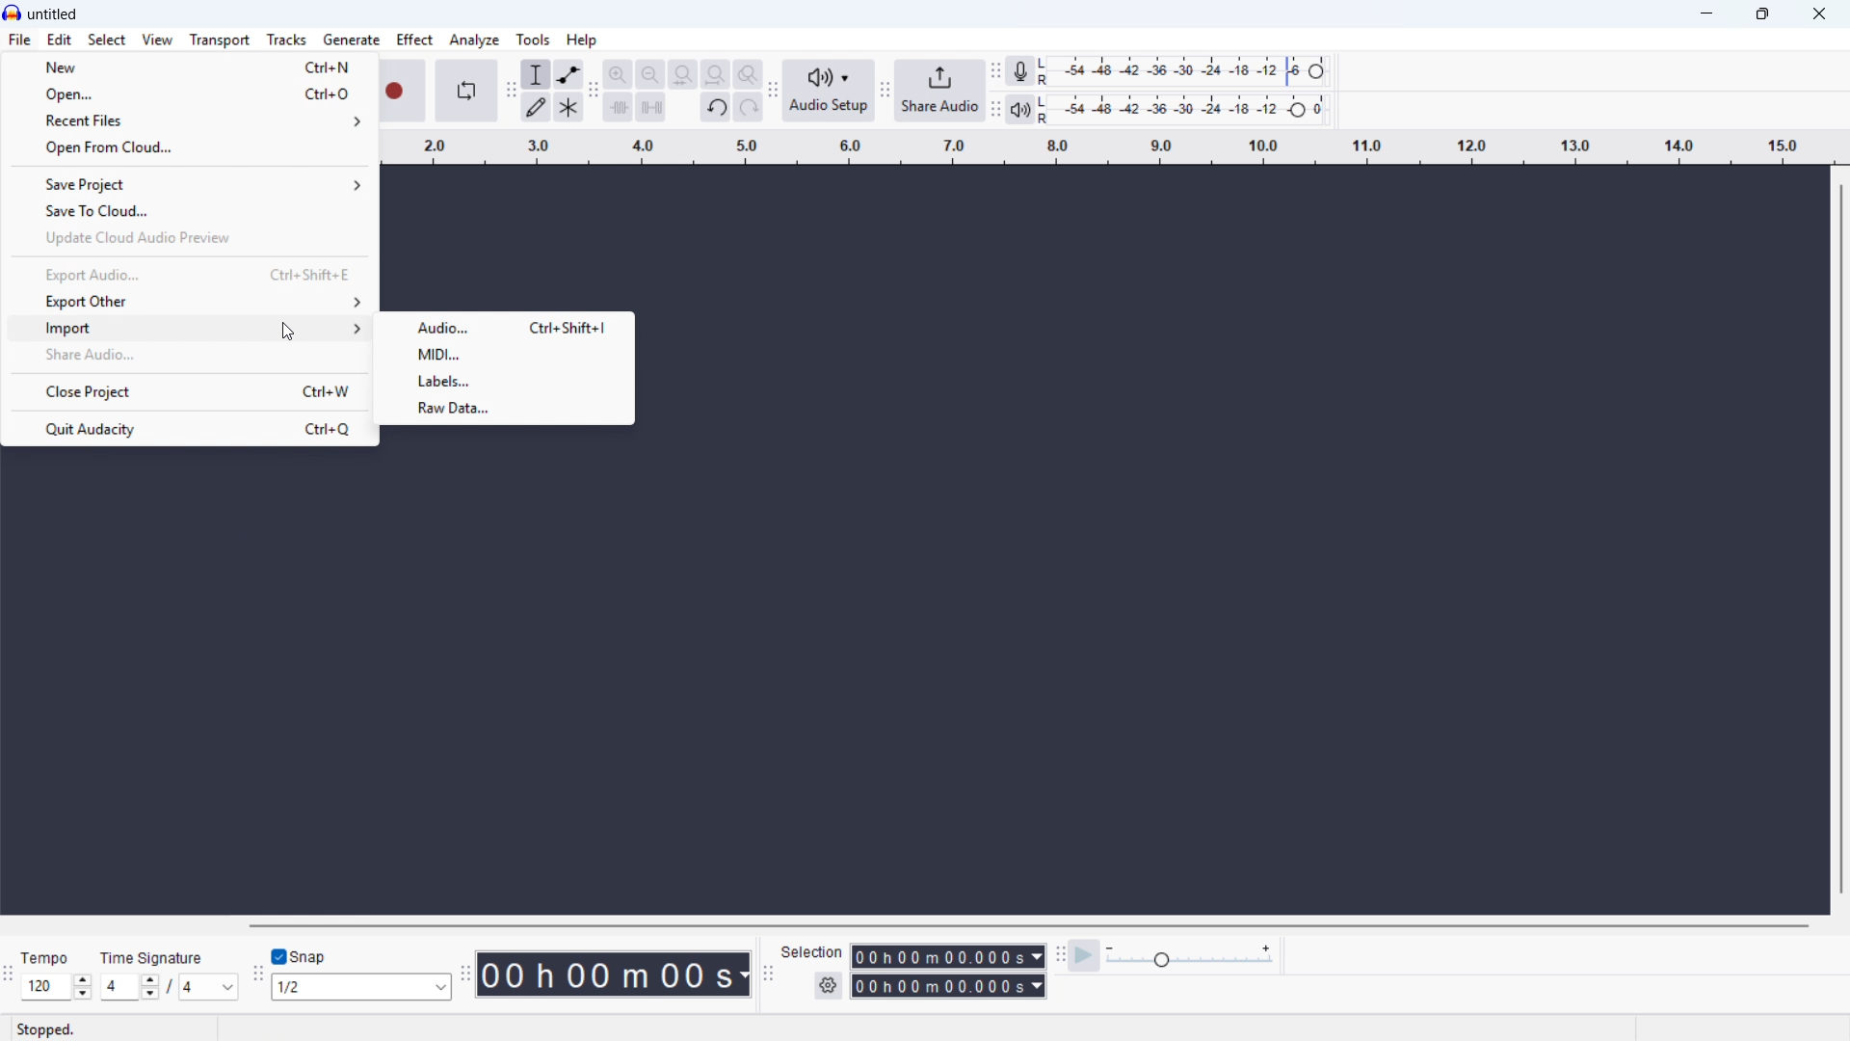  What do you see at coordinates (361, 986) in the screenshot?
I see `Set snapping ` at bounding box center [361, 986].